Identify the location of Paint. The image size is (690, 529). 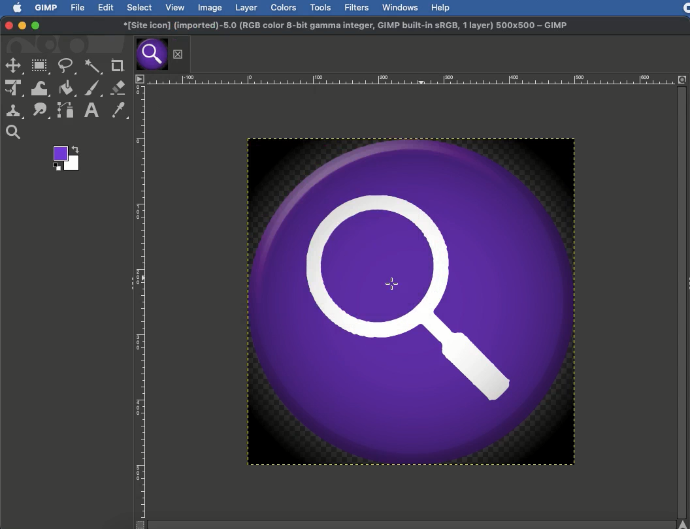
(94, 88).